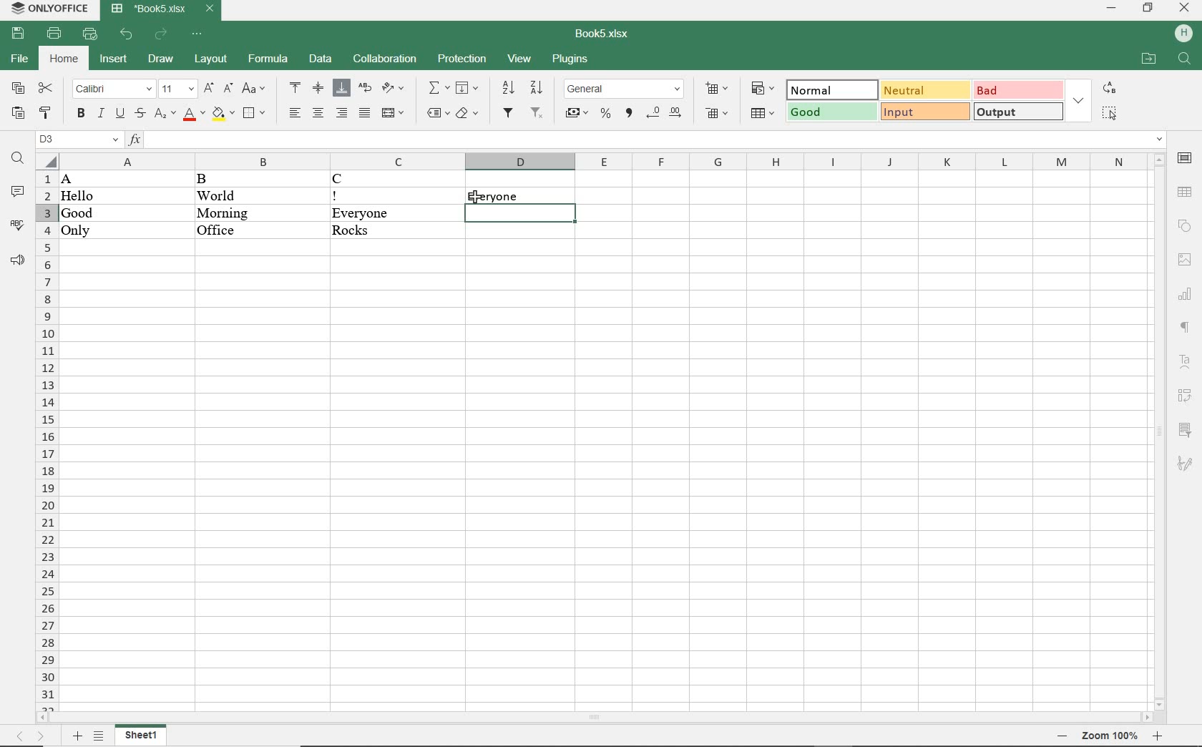 Image resolution: width=1202 pixels, height=747 pixels. I want to click on draw, so click(159, 60).